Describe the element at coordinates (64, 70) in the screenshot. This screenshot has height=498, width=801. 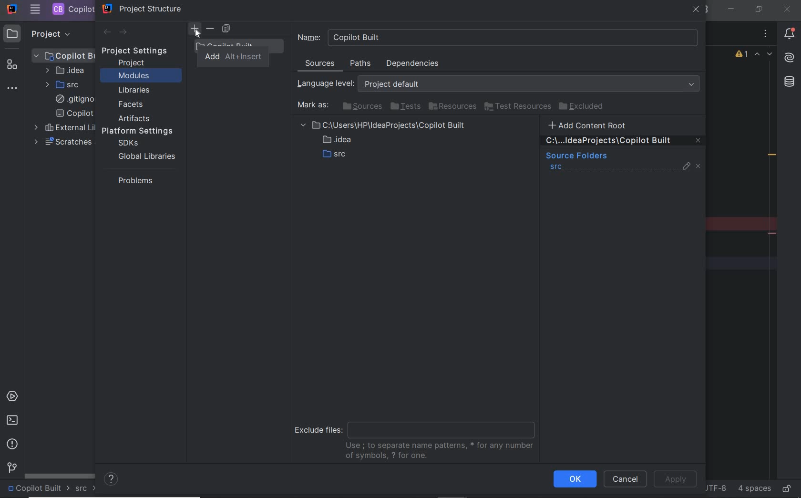
I see `IDEA` at that location.